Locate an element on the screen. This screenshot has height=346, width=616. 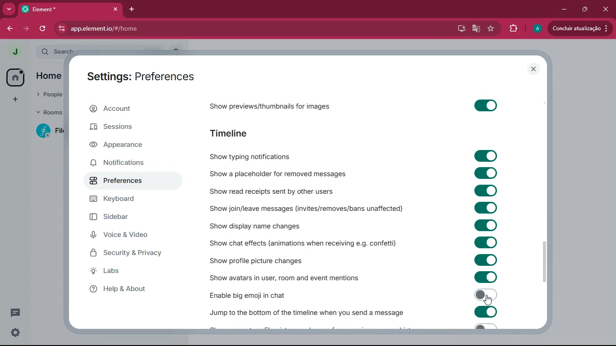
toggle on  is located at coordinates (486, 259).